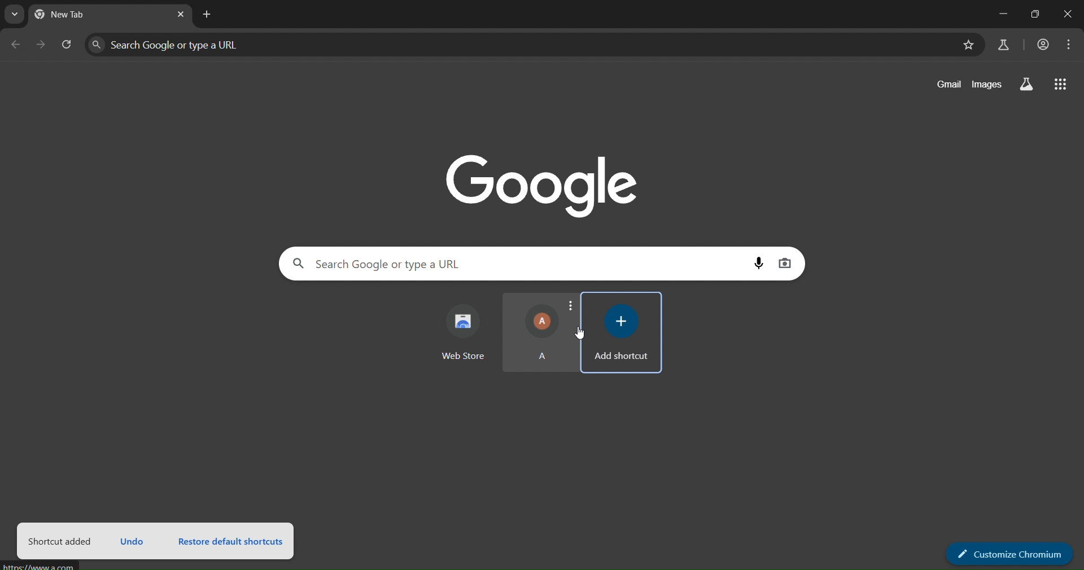 The image size is (1084, 570). I want to click on search labs , so click(1024, 84).